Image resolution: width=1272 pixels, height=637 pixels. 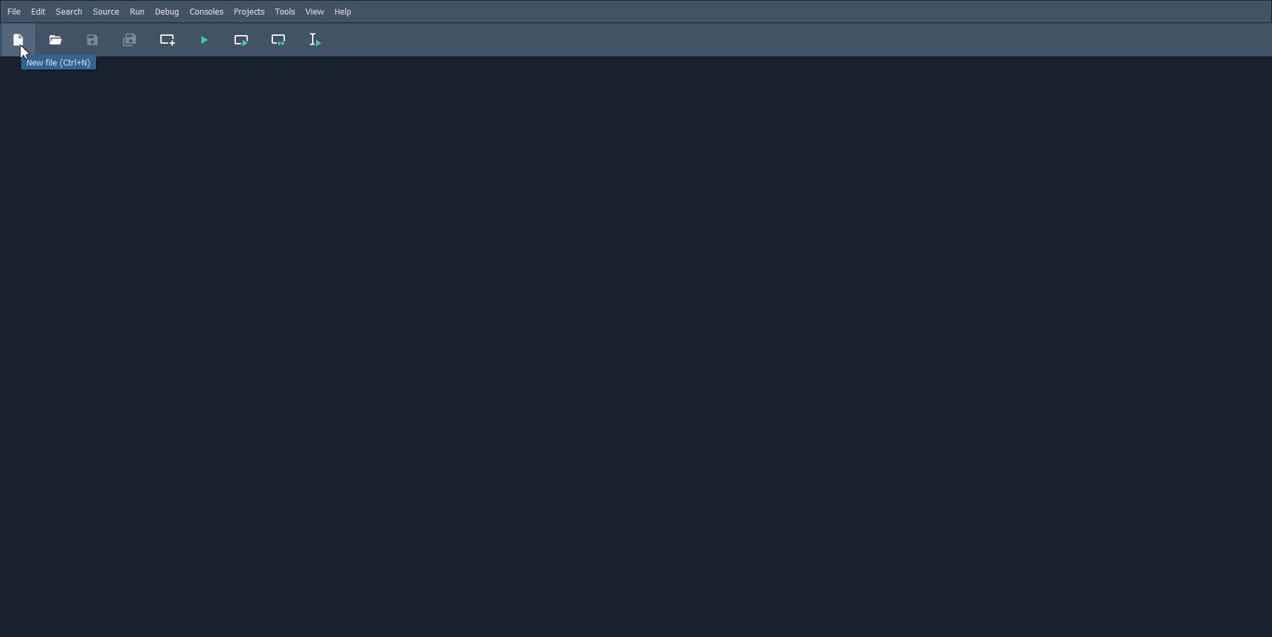 I want to click on File, so click(x=14, y=11).